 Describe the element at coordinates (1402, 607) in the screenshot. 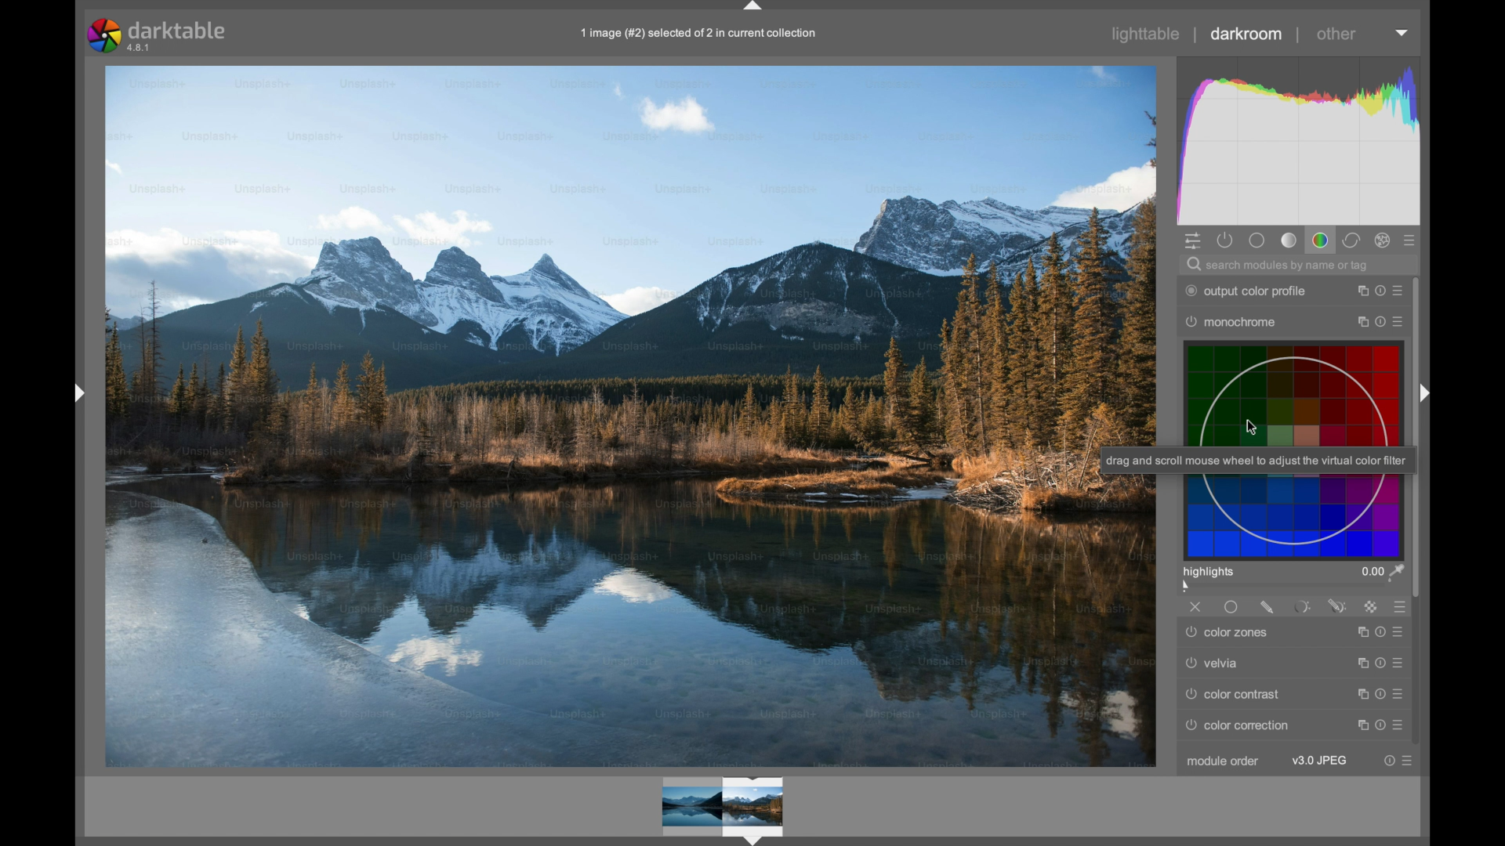

I see `blending options` at that location.